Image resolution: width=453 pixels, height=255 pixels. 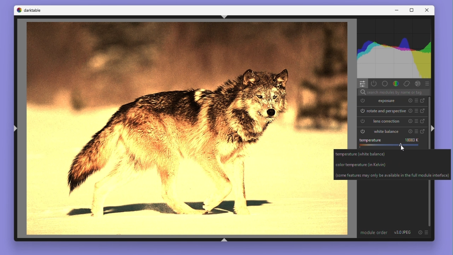 What do you see at coordinates (186, 126) in the screenshot?
I see `image edited` at bounding box center [186, 126].